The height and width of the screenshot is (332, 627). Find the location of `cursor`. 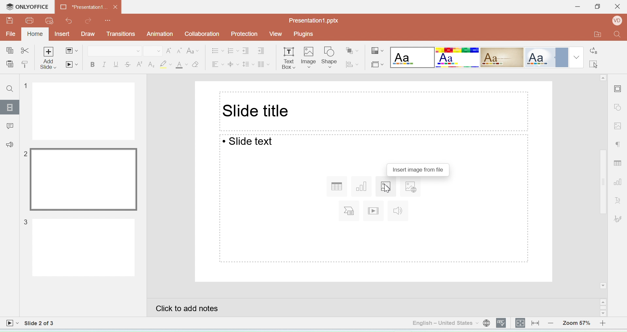

cursor is located at coordinates (386, 188).